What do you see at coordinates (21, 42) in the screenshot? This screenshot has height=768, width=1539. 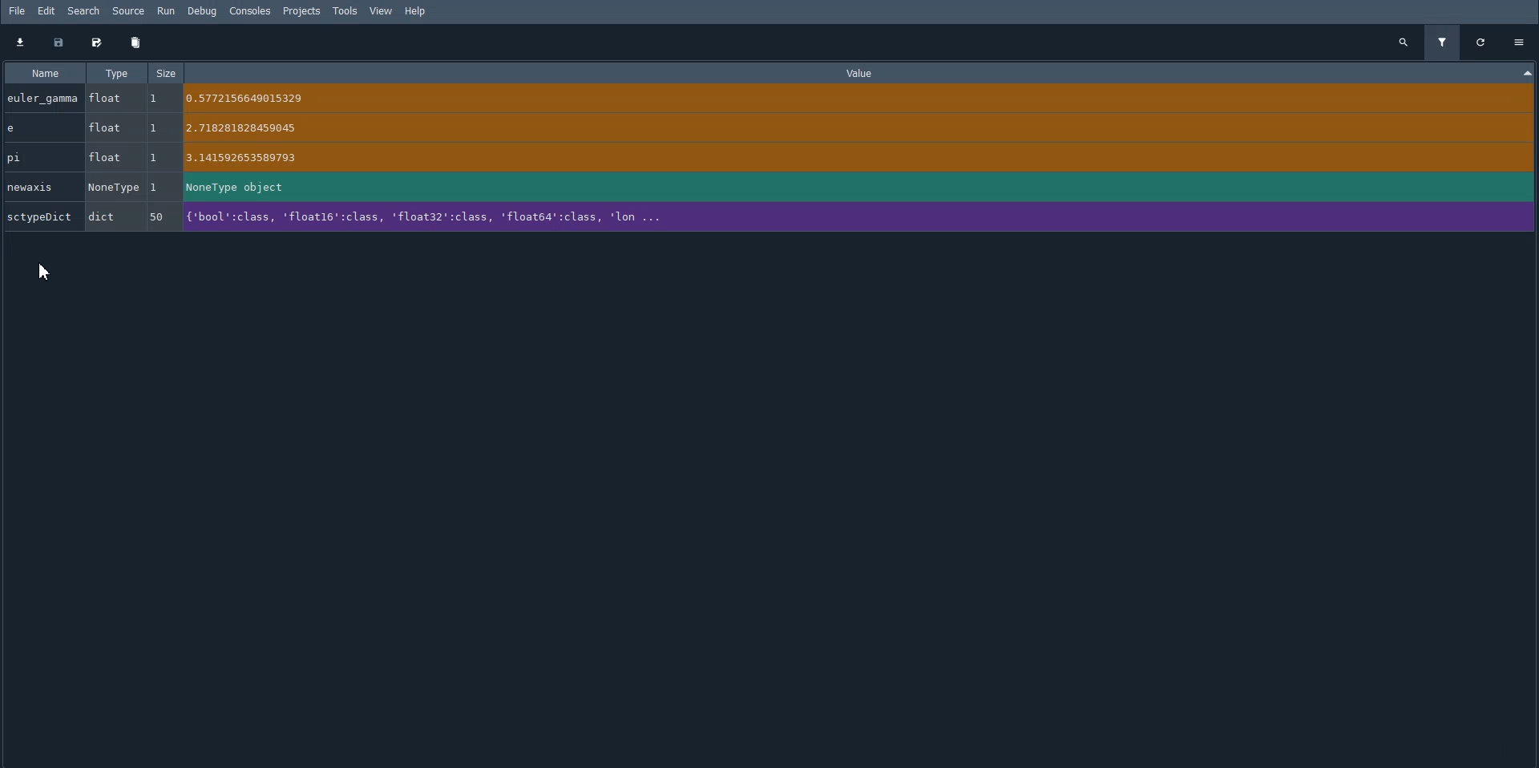 I see `Import data` at bounding box center [21, 42].